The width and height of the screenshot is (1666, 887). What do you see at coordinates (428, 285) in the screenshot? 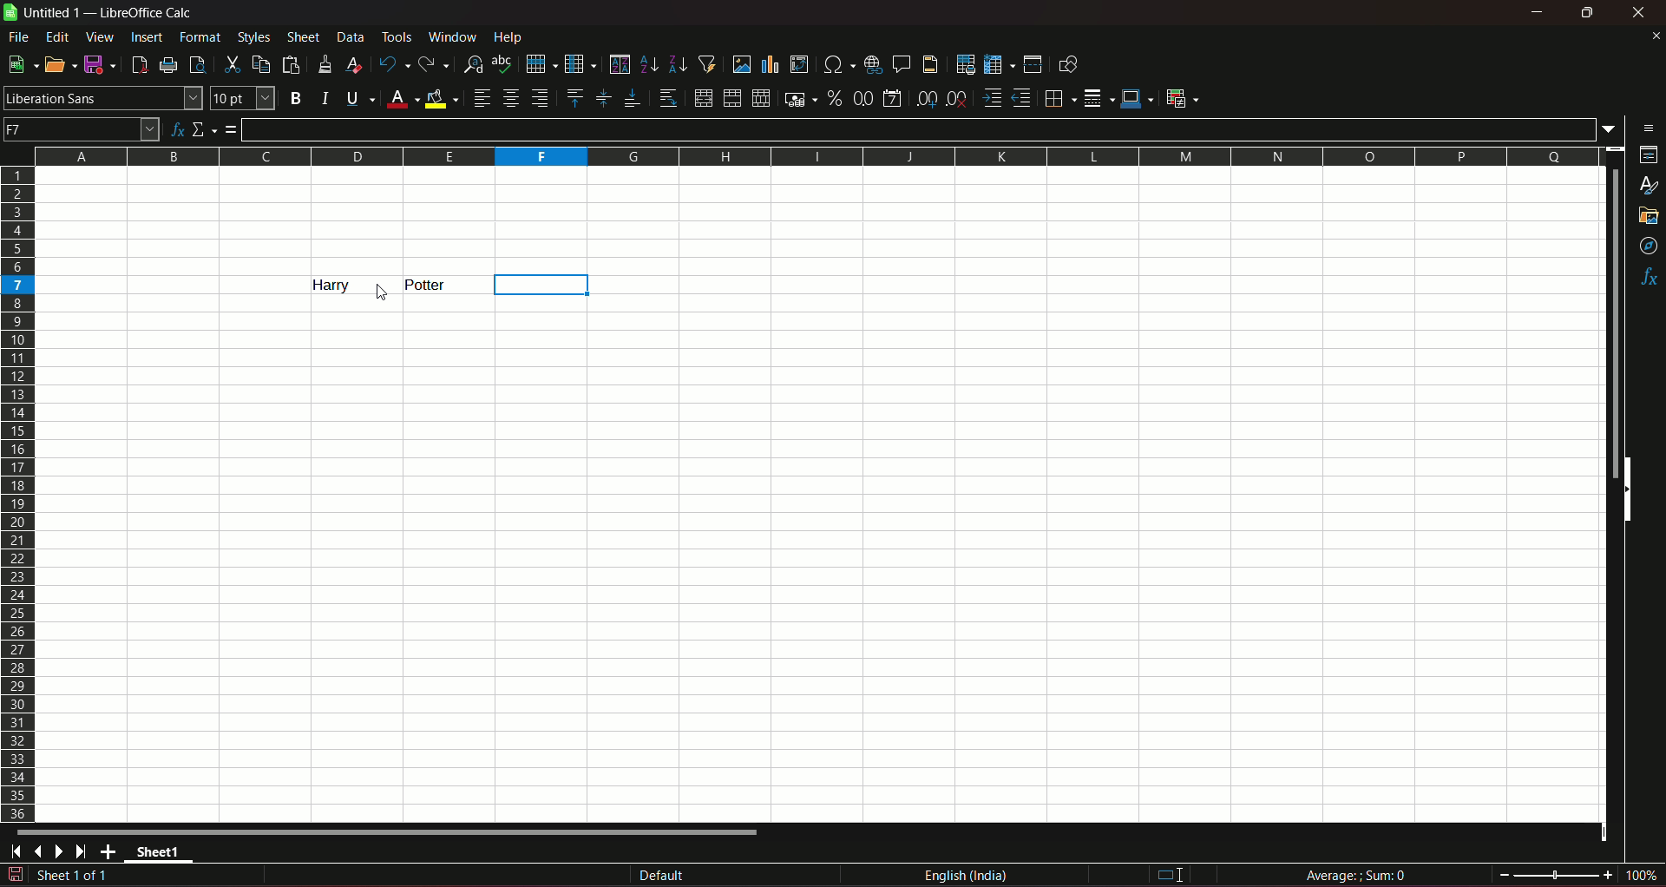
I see `text` at bounding box center [428, 285].